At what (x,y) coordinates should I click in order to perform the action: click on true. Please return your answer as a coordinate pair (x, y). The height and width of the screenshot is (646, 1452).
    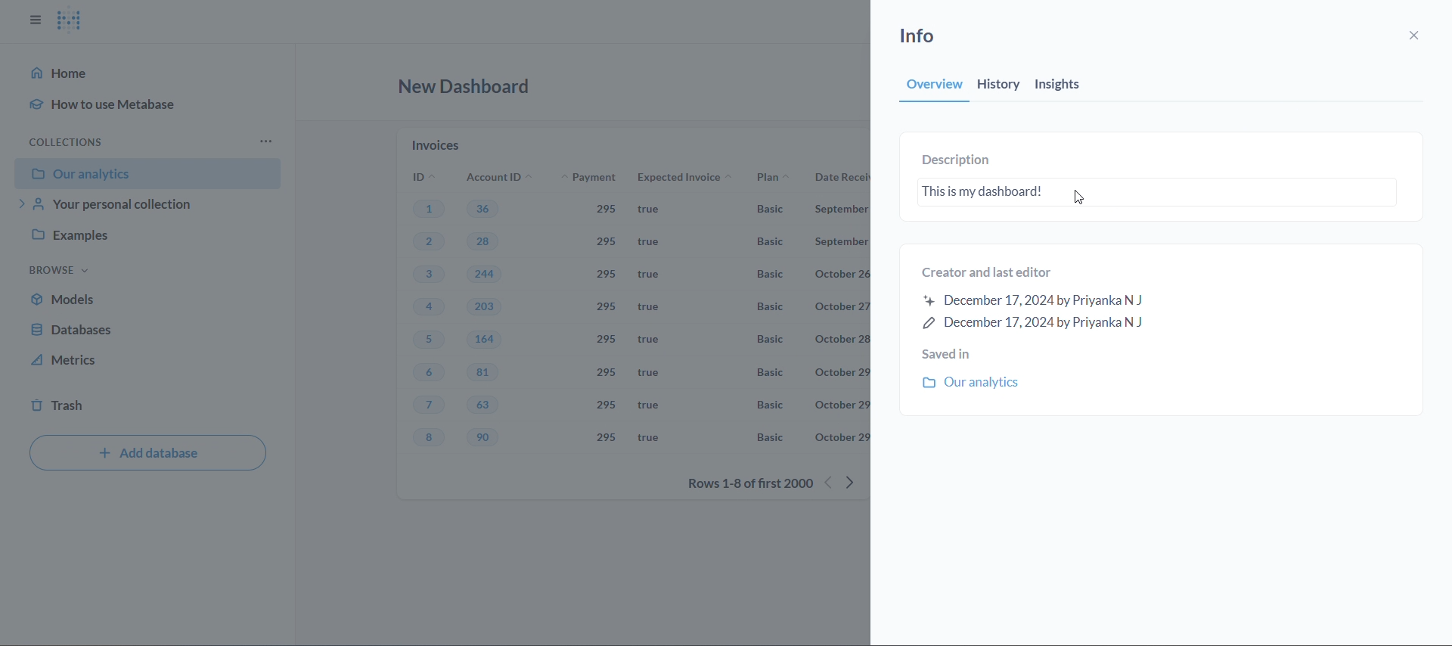
    Looking at the image, I should click on (655, 275).